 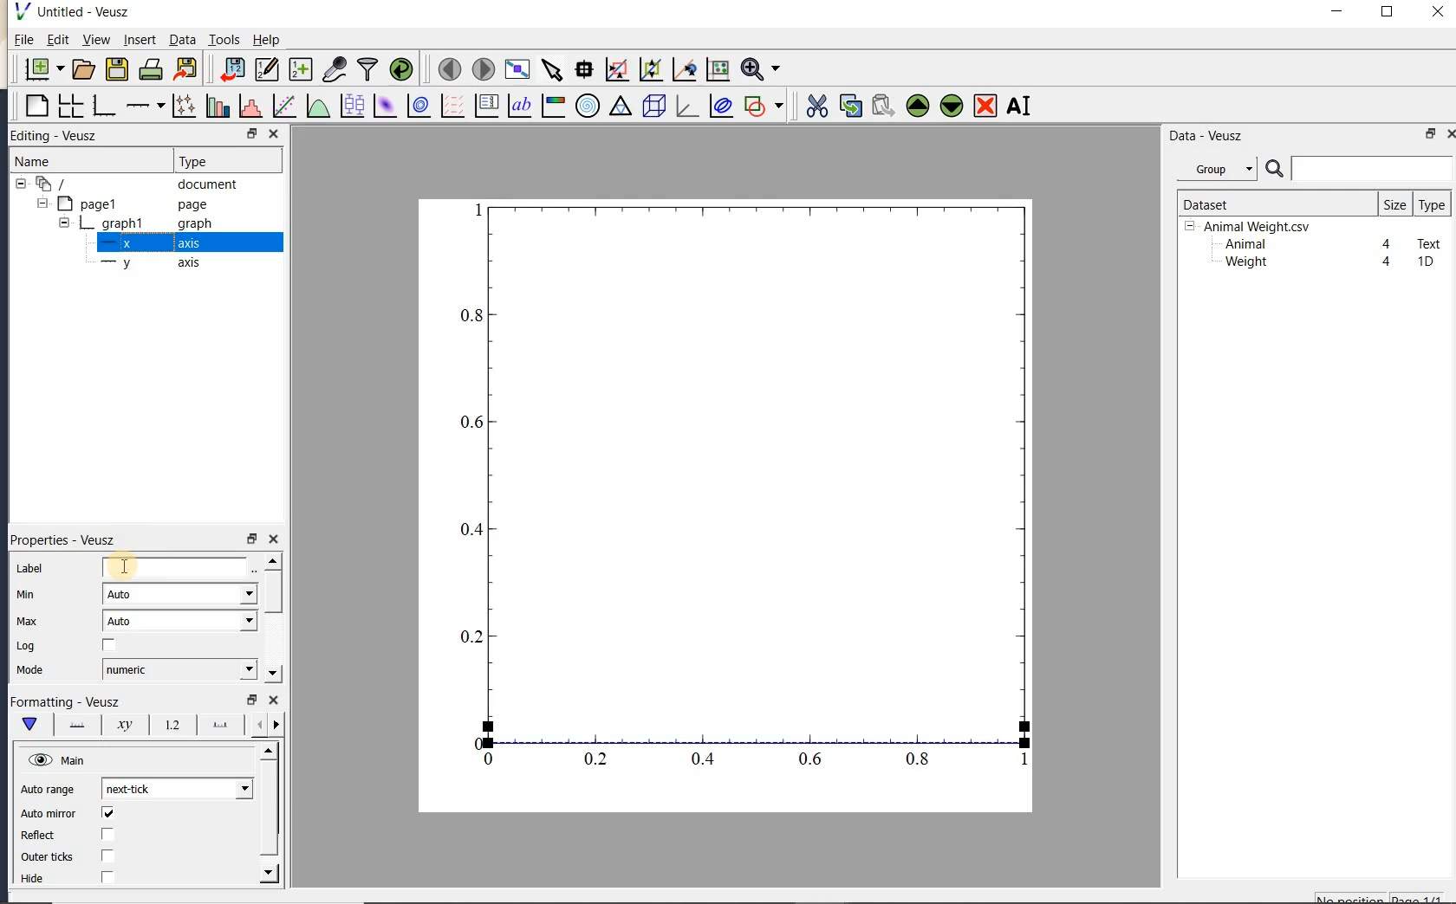 What do you see at coordinates (124, 205) in the screenshot?
I see `page1` at bounding box center [124, 205].